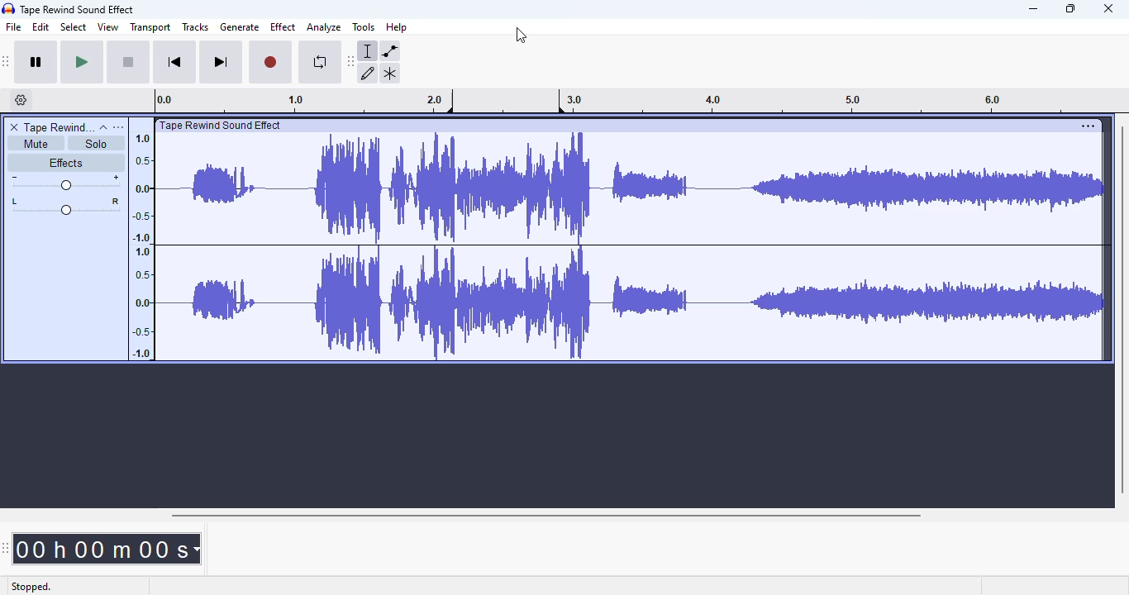  Describe the element at coordinates (106, 548) in the screenshot. I see `00 h 00 m 00 s` at that location.